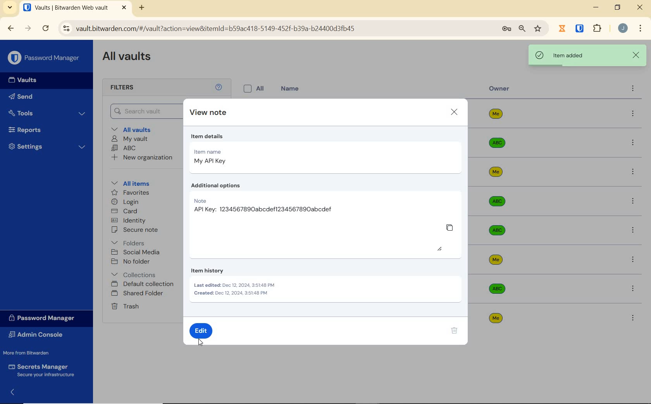  Describe the element at coordinates (35, 98) in the screenshot. I see `Send` at that location.